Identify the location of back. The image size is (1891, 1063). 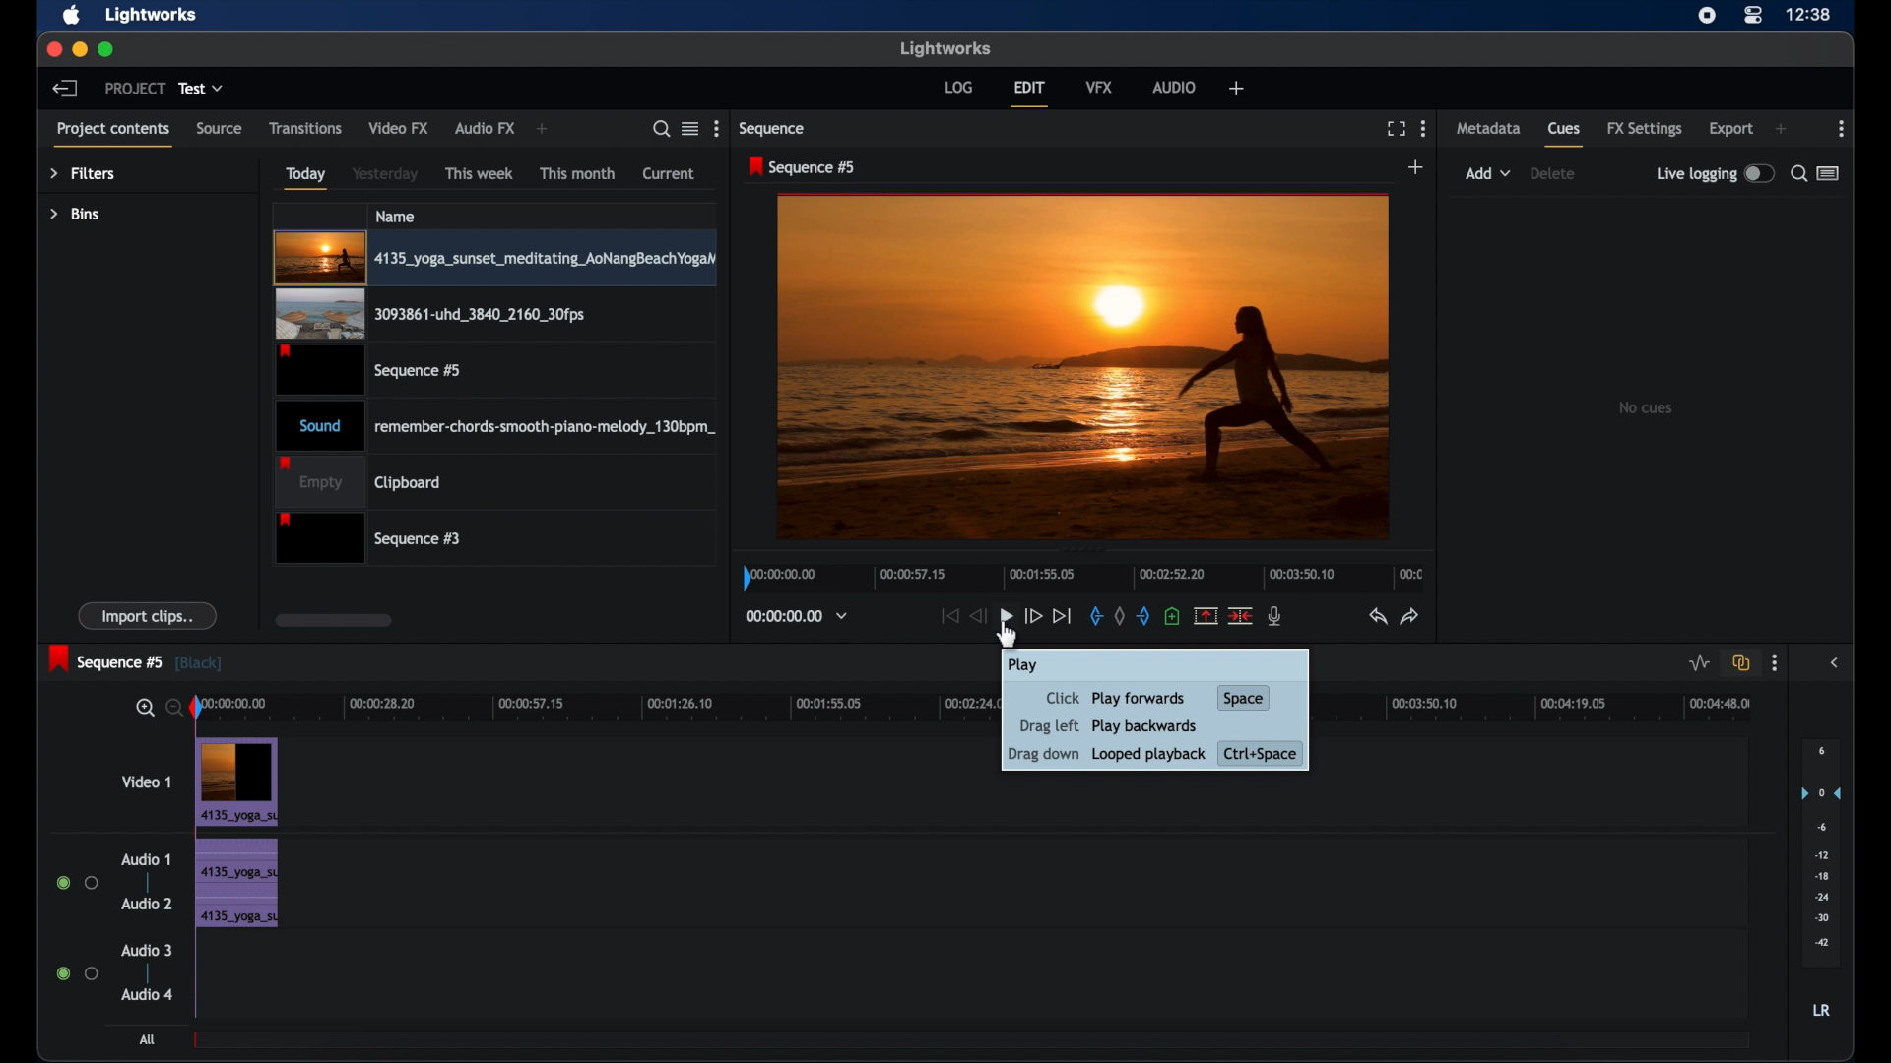
(67, 89).